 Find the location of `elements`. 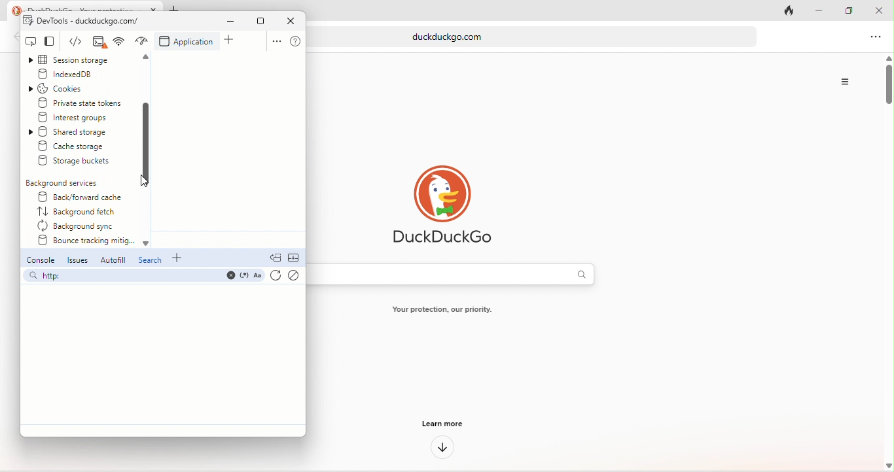

elements is located at coordinates (97, 42).